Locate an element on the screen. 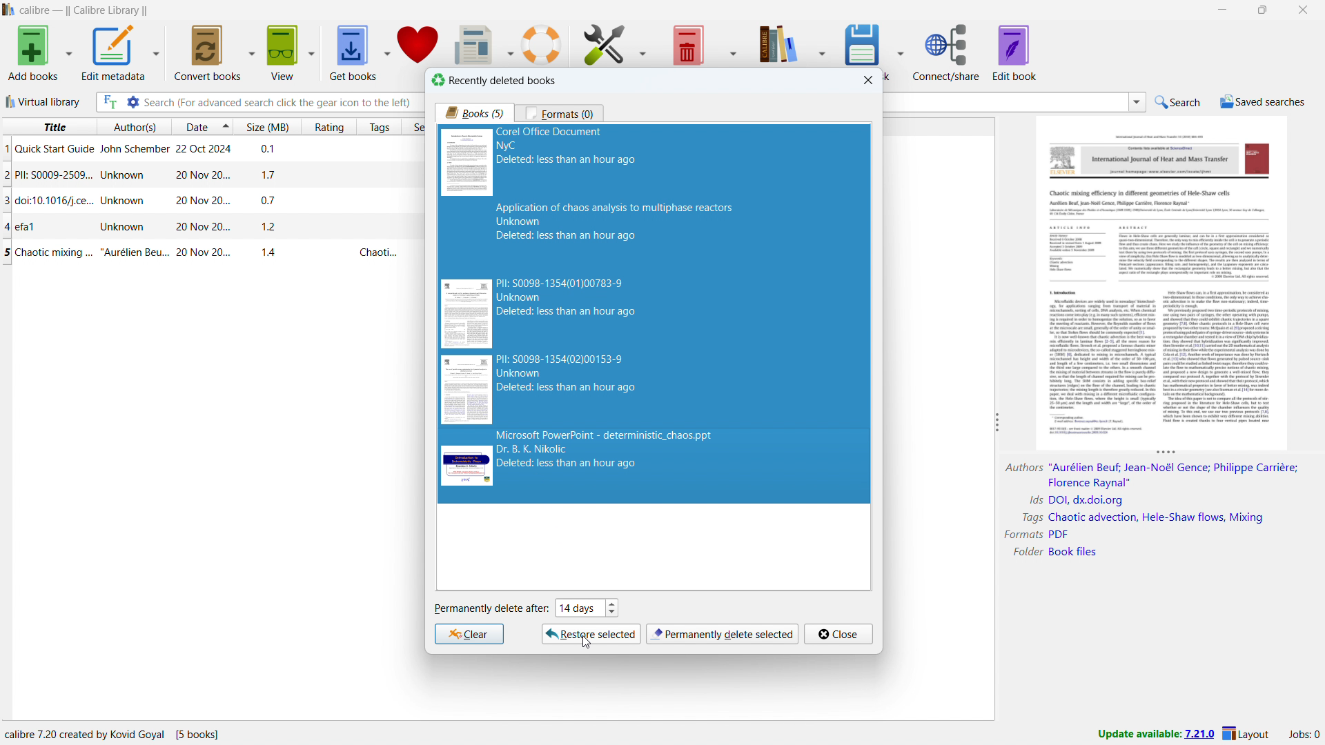  preferences options is located at coordinates (646, 43).